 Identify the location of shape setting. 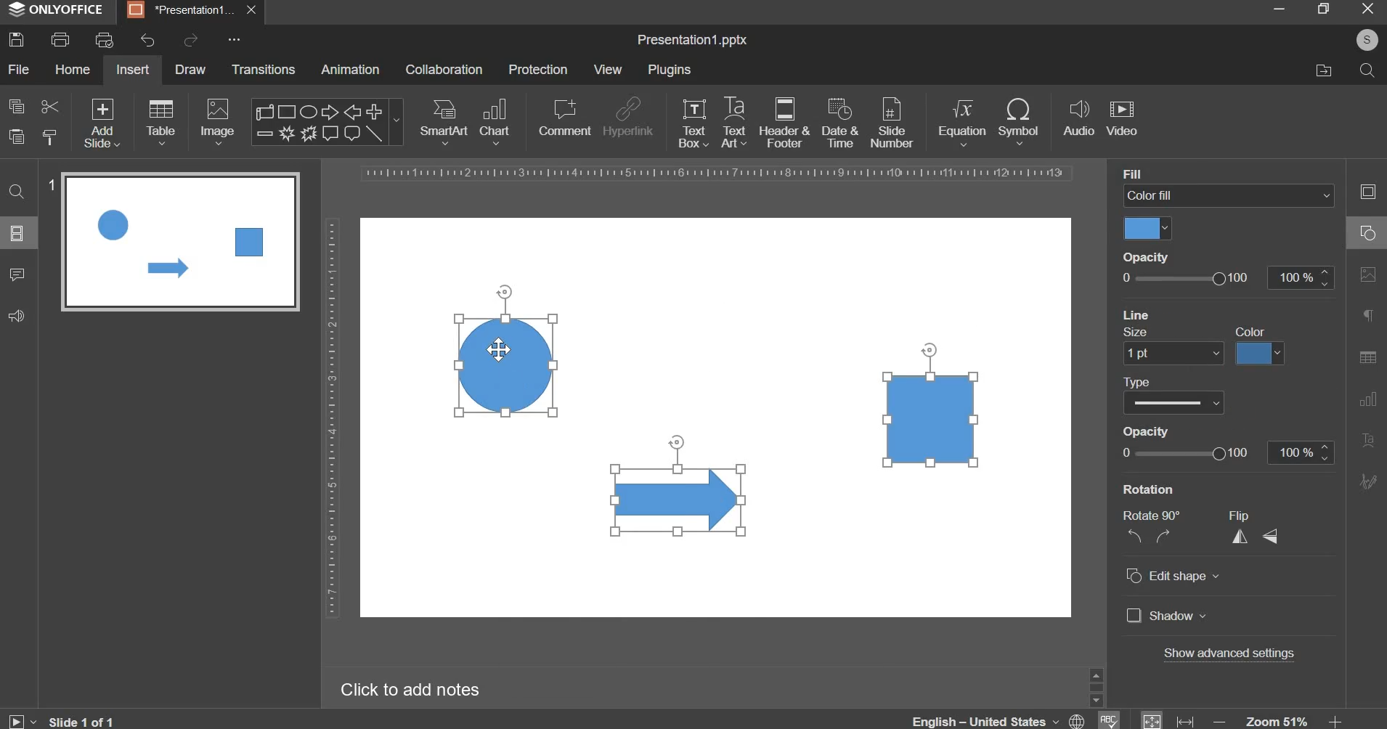
(1369, 231).